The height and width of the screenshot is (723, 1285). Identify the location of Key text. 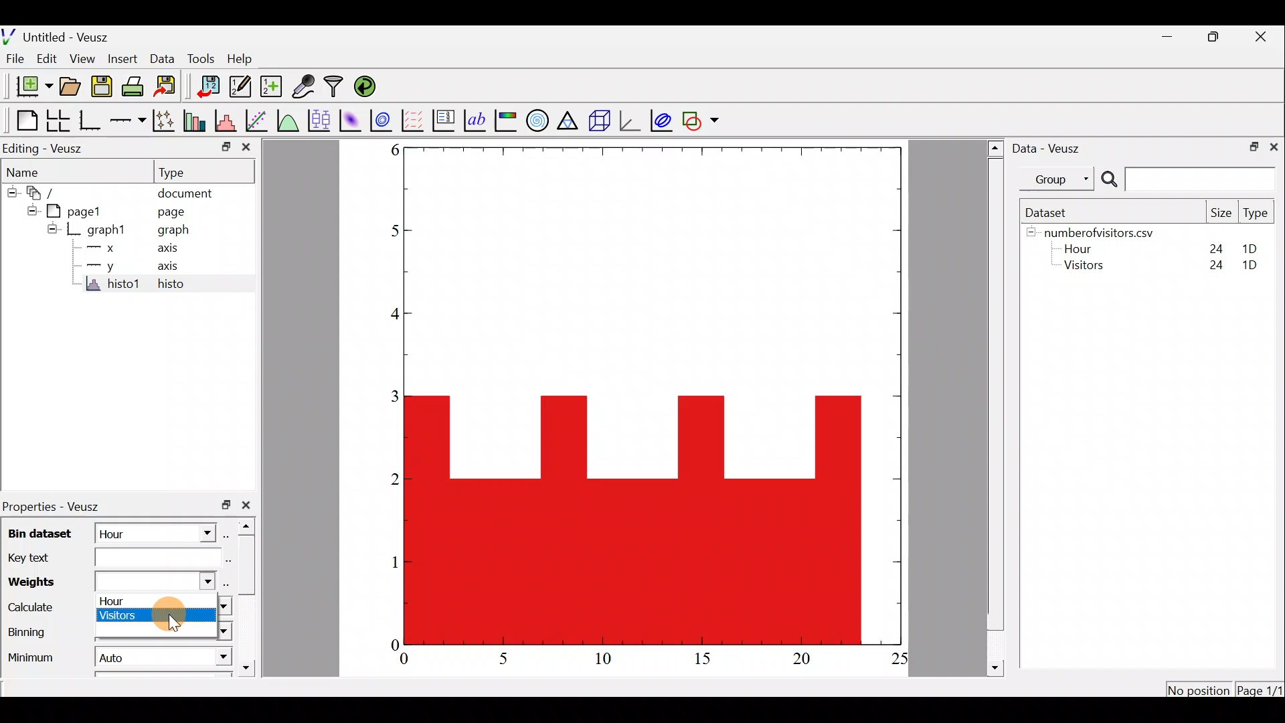
(108, 559).